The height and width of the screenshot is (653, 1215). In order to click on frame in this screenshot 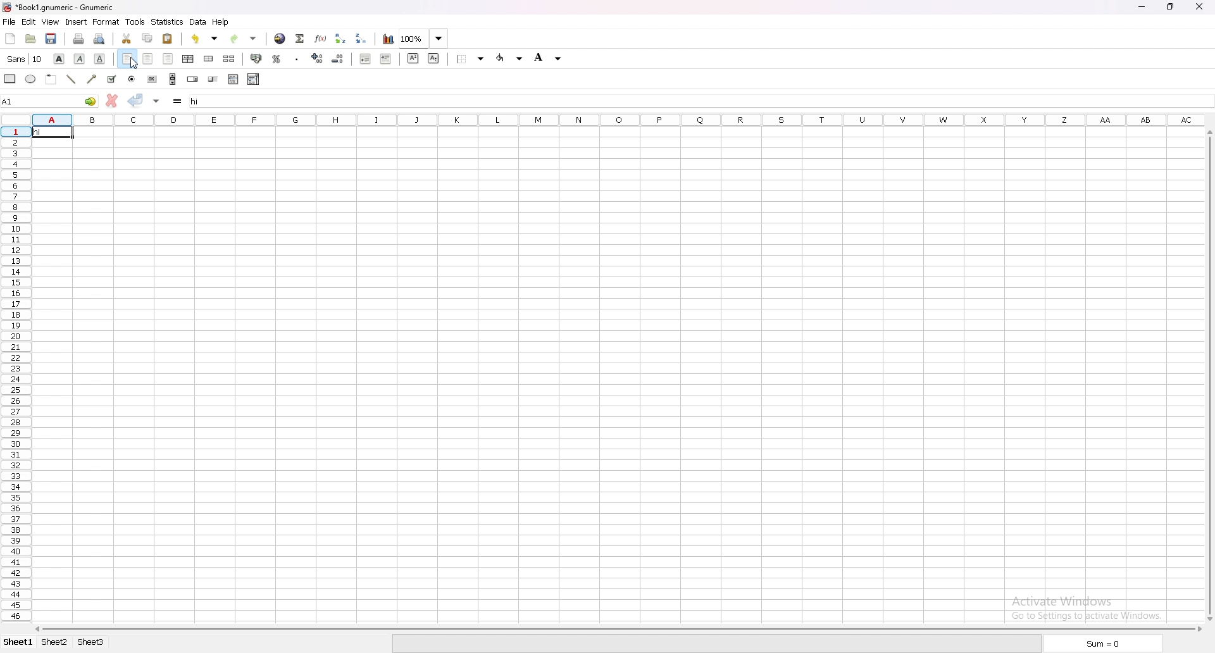, I will do `click(51, 78)`.